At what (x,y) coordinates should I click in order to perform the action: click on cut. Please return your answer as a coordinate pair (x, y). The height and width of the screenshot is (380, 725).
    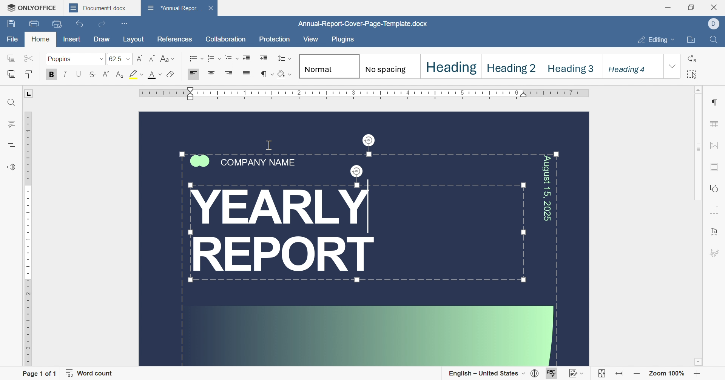
    Looking at the image, I should click on (30, 59).